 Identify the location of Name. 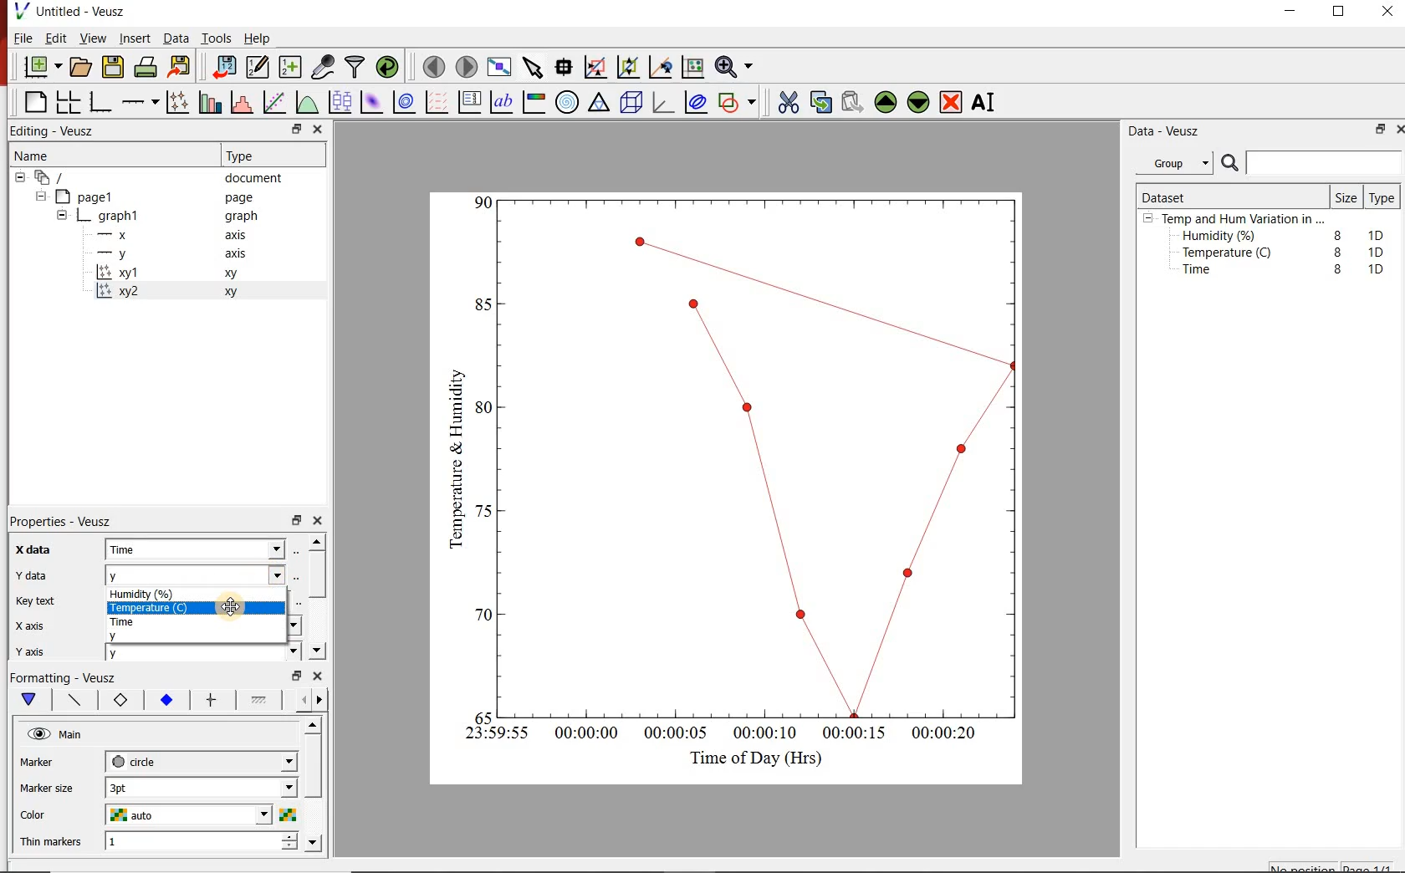
(47, 157).